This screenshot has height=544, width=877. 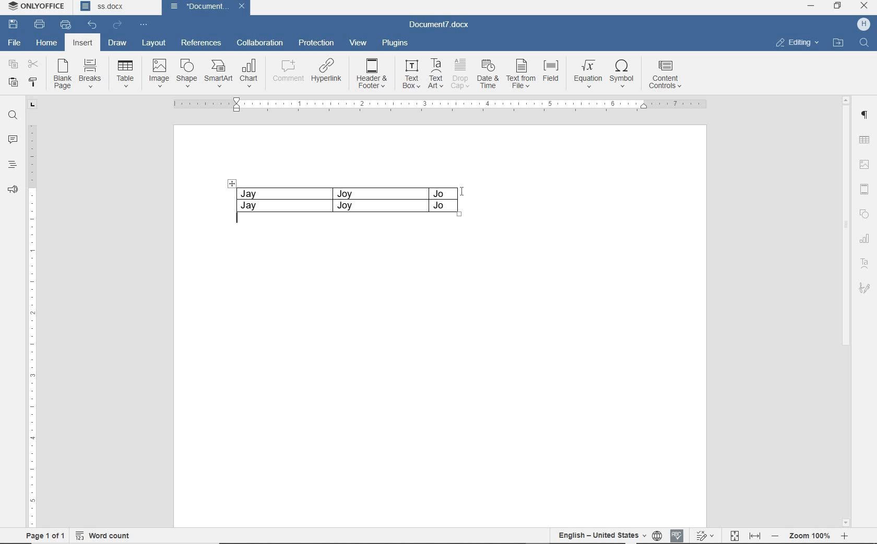 What do you see at coordinates (864, 166) in the screenshot?
I see `IMAGE` at bounding box center [864, 166].